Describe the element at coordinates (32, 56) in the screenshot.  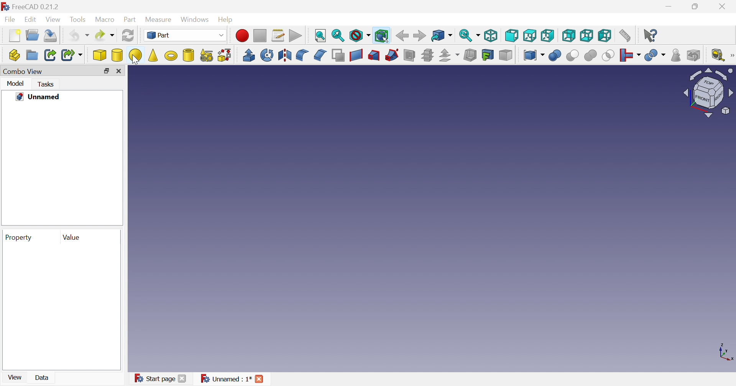
I see `Create group` at that location.